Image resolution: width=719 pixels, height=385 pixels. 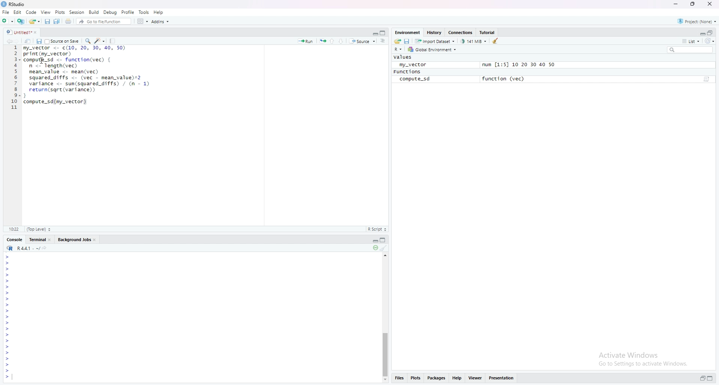 What do you see at coordinates (702, 33) in the screenshot?
I see `Minimize` at bounding box center [702, 33].